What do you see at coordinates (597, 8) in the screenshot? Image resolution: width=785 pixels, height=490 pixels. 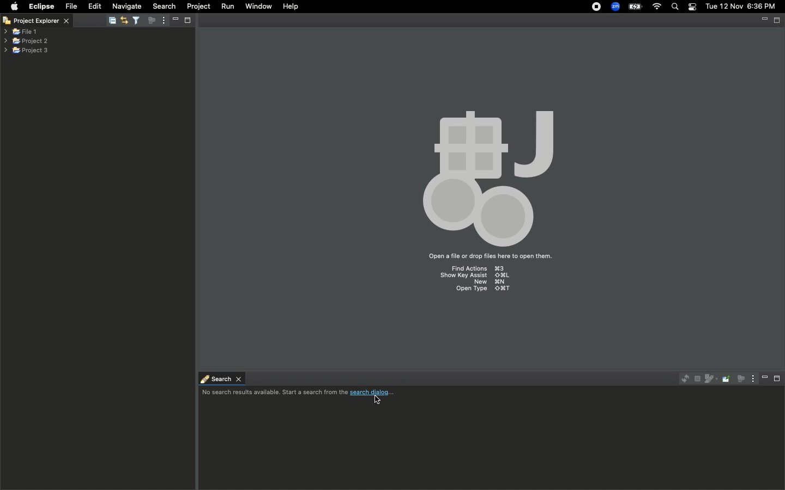 I see `Recording` at bounding box center [597, 8].